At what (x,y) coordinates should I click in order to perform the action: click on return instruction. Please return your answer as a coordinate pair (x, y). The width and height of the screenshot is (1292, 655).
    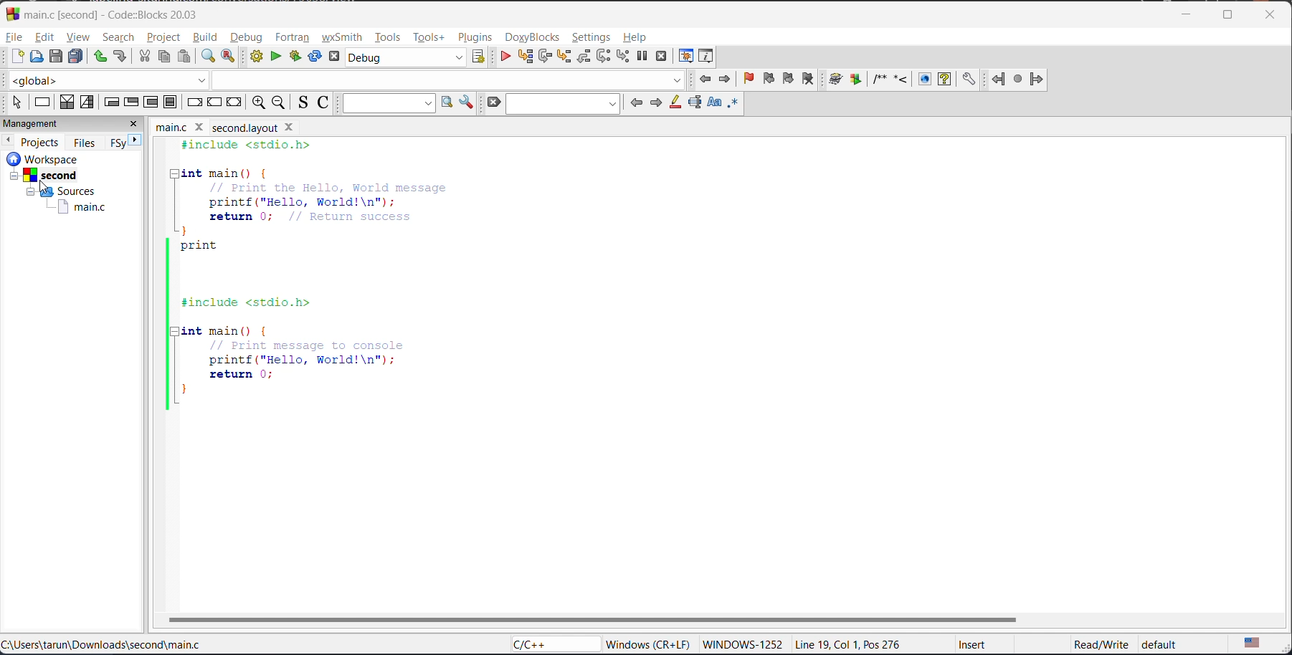
    Looking at the image, I should click on (234, 100).